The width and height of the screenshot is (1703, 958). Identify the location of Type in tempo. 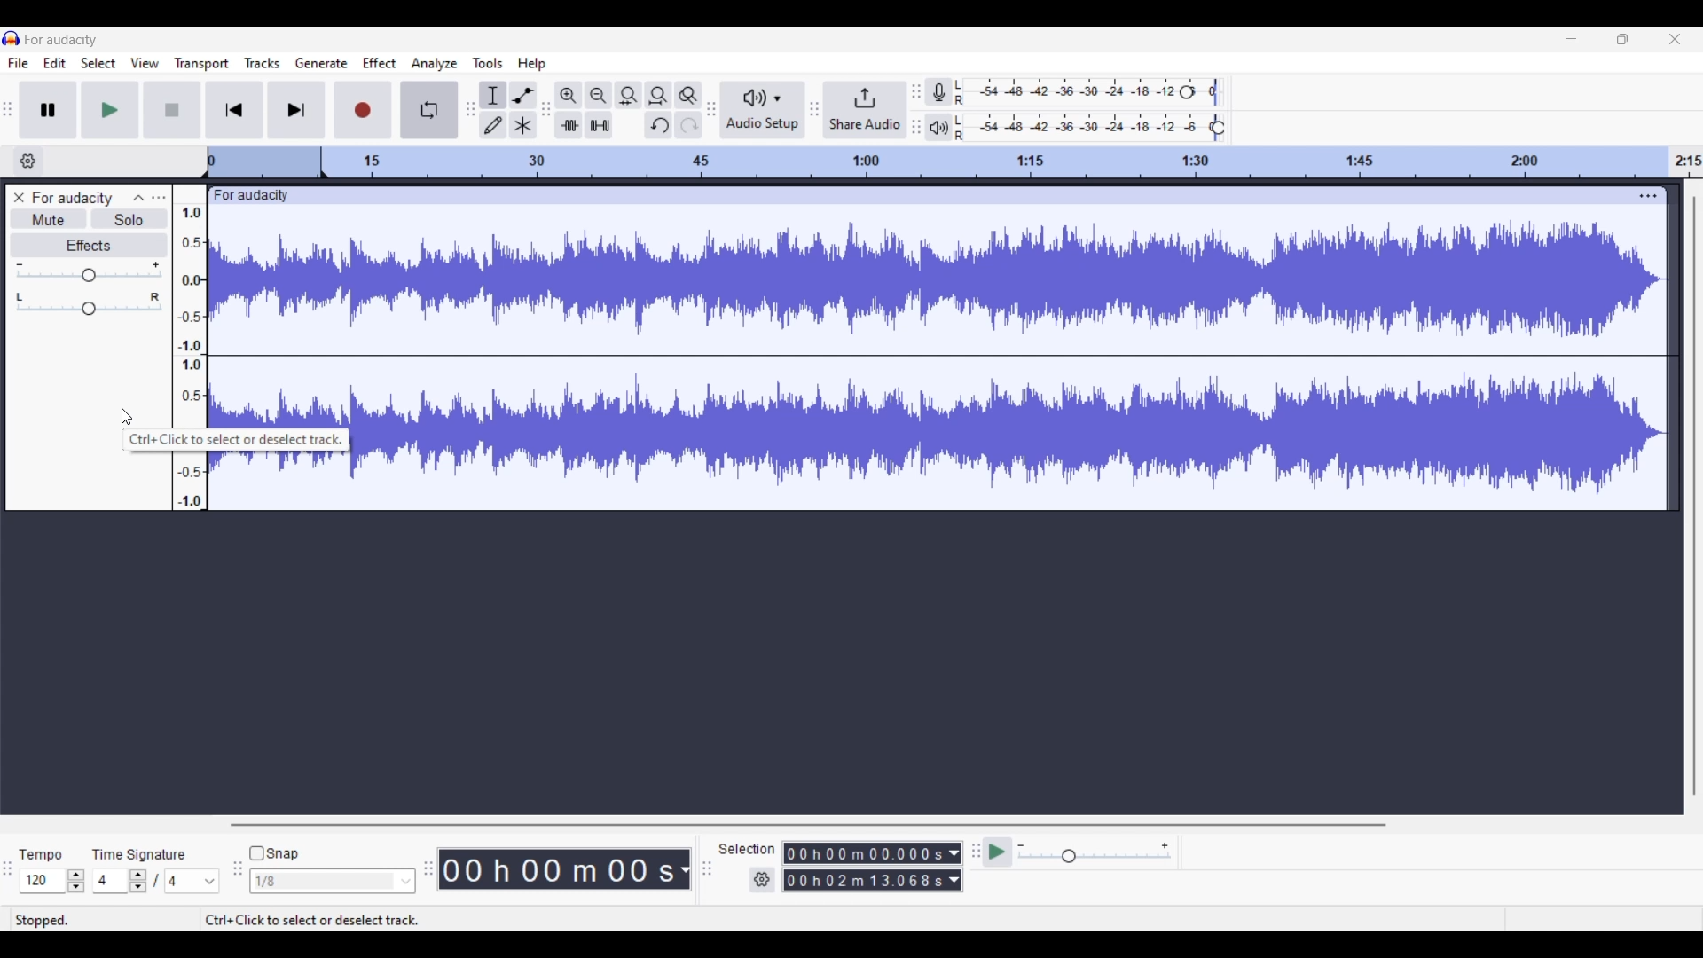
(42, 881).